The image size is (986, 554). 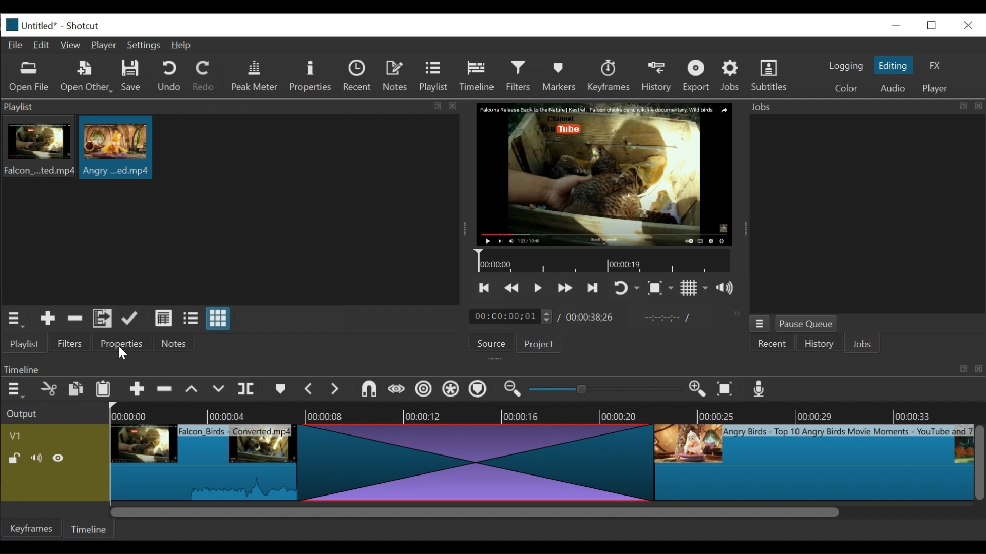 What do you see at coordinates (935, 24) in the screenshot?
I see `restore` at bounding box center [935, 24].